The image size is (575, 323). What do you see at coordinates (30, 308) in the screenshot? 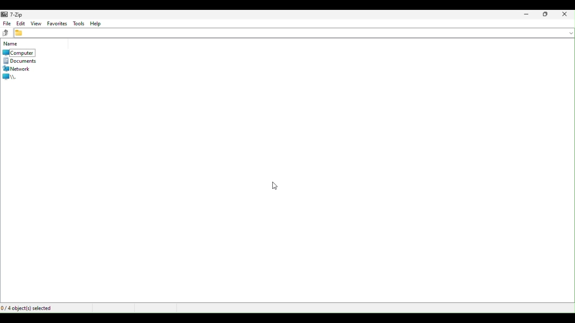
I see `Object selected` at bounding box center [30, 308].